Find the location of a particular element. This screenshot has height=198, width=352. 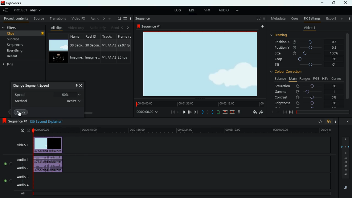

name is located at coordinates (76, 49).